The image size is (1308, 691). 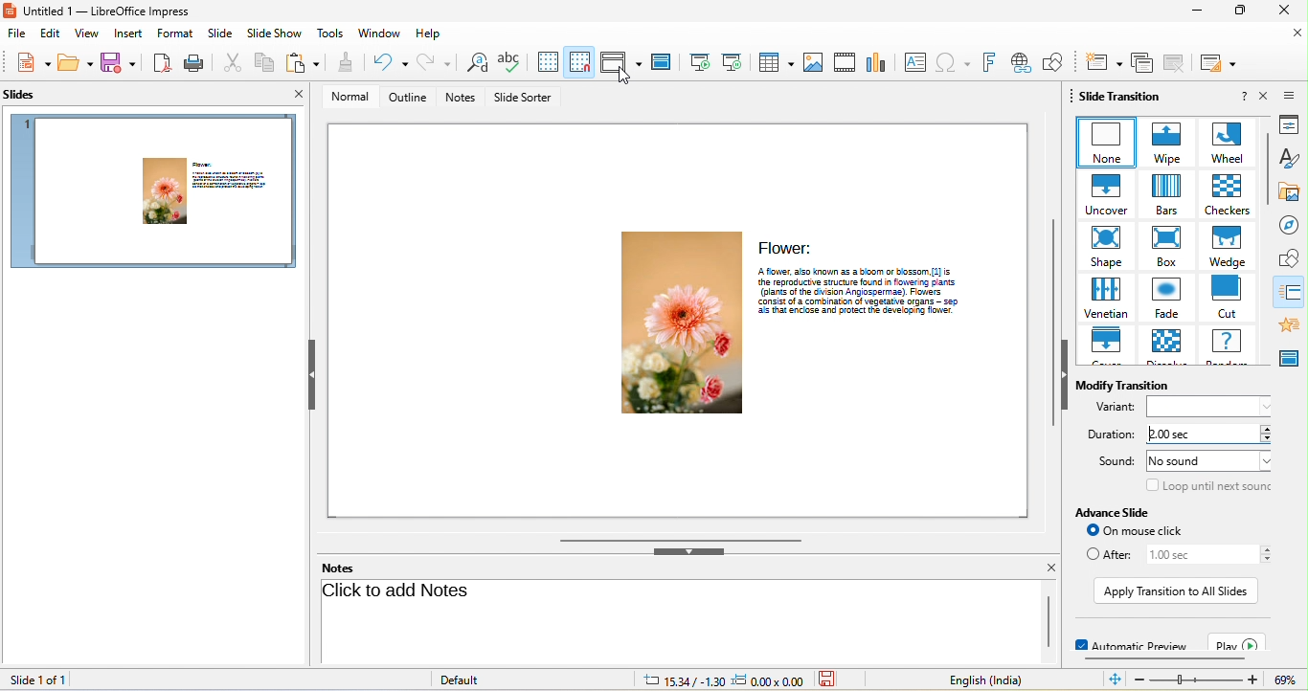 What do you see at coordinates (1104, 142) in the screenshot?
I see `none` at bounding box center [1104, 142].